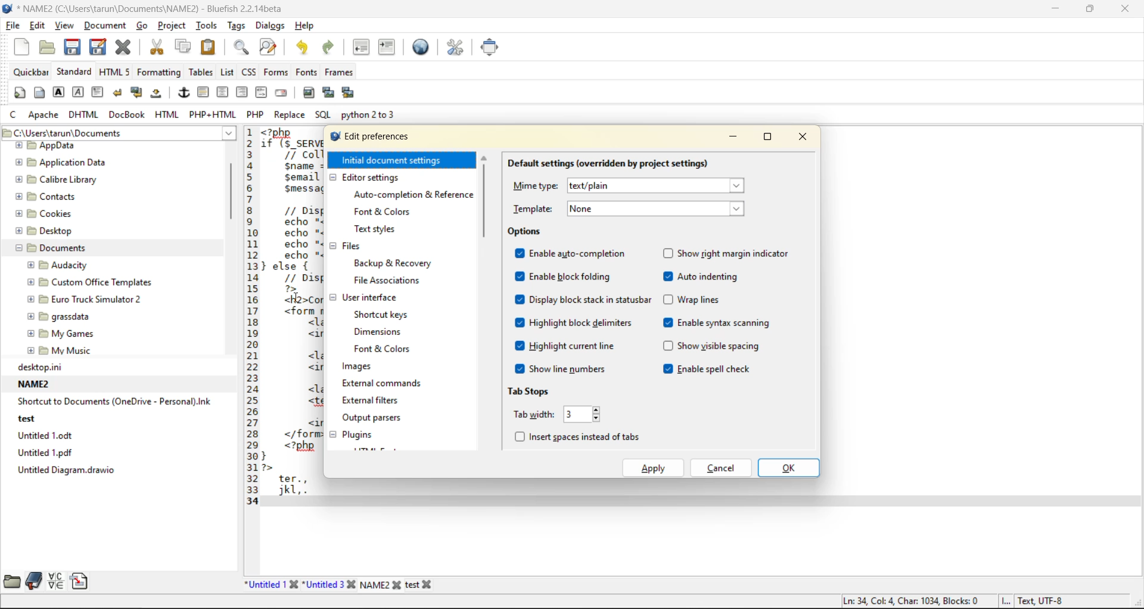  I want to click on formatting, so click(163, 73).